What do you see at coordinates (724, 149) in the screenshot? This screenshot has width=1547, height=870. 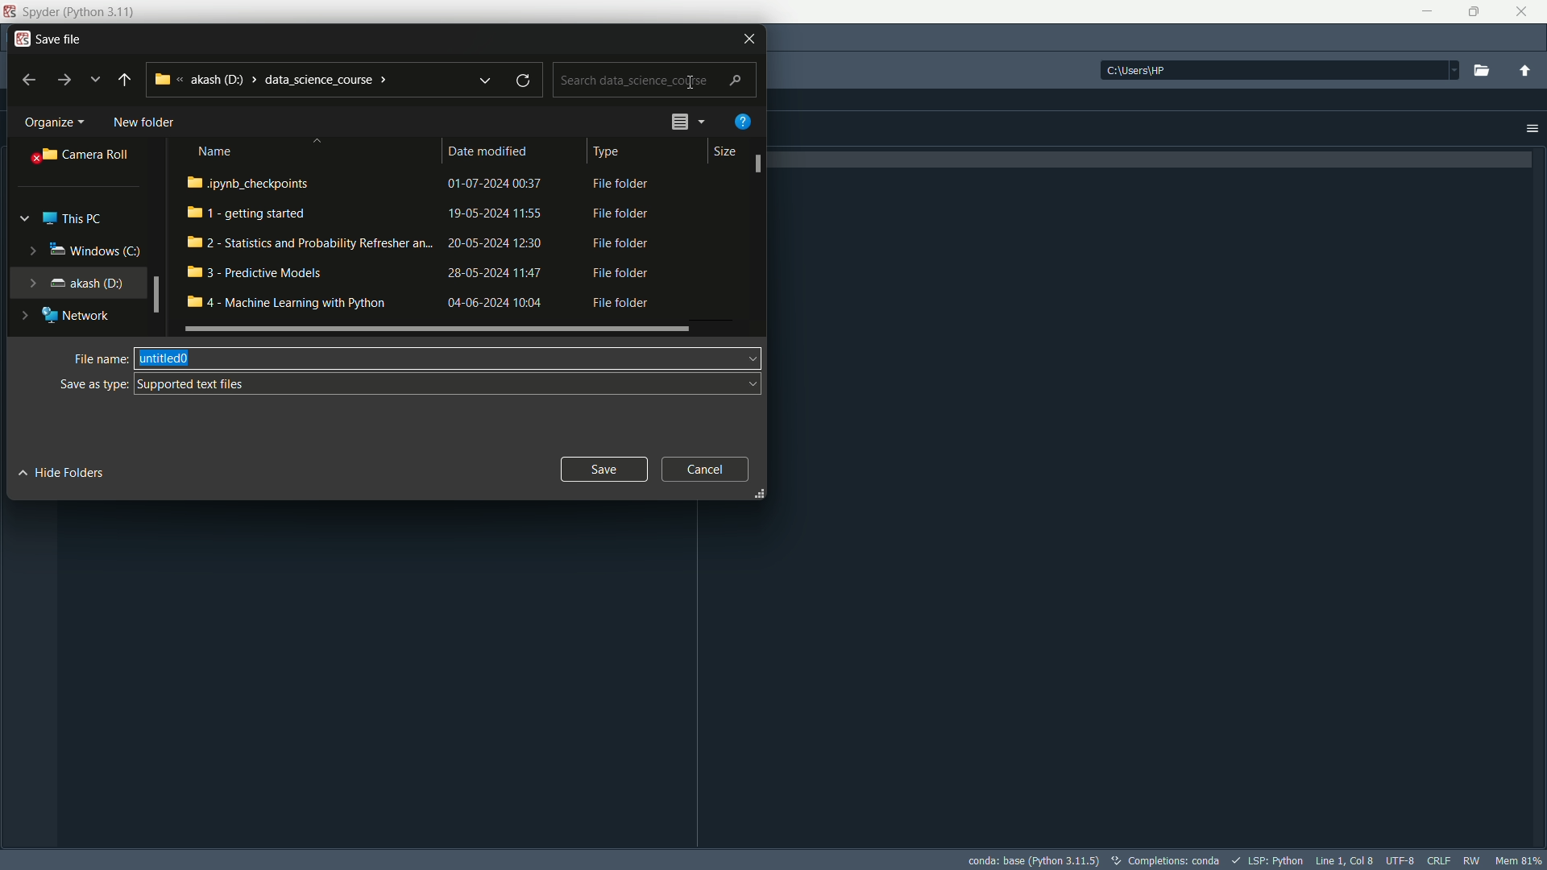 I see `size` at bounding box center [724, 149].